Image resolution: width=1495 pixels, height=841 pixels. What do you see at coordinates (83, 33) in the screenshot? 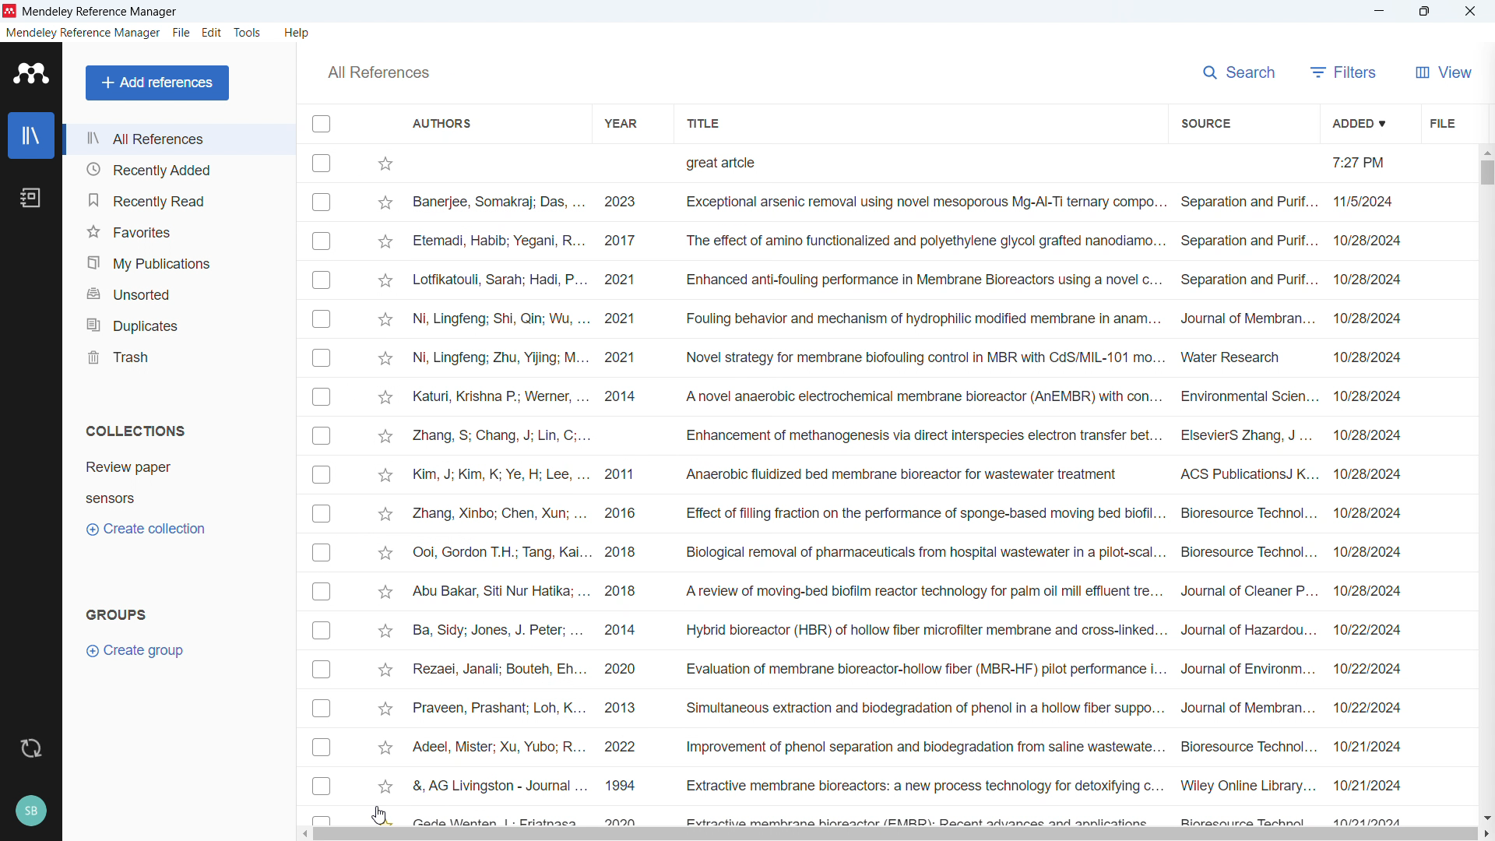
I see `Mendeley reference manager ` at bounding box center [83, 33].